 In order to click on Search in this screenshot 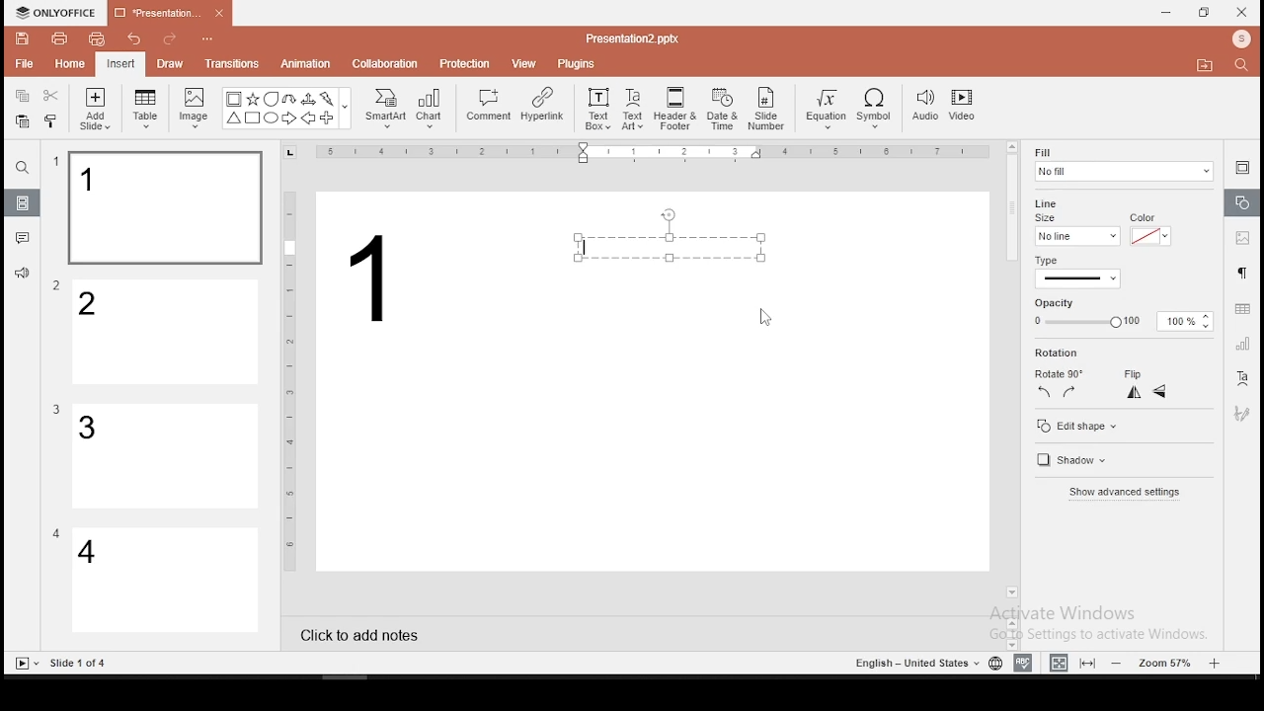, I will do `click(1247, 66)`.